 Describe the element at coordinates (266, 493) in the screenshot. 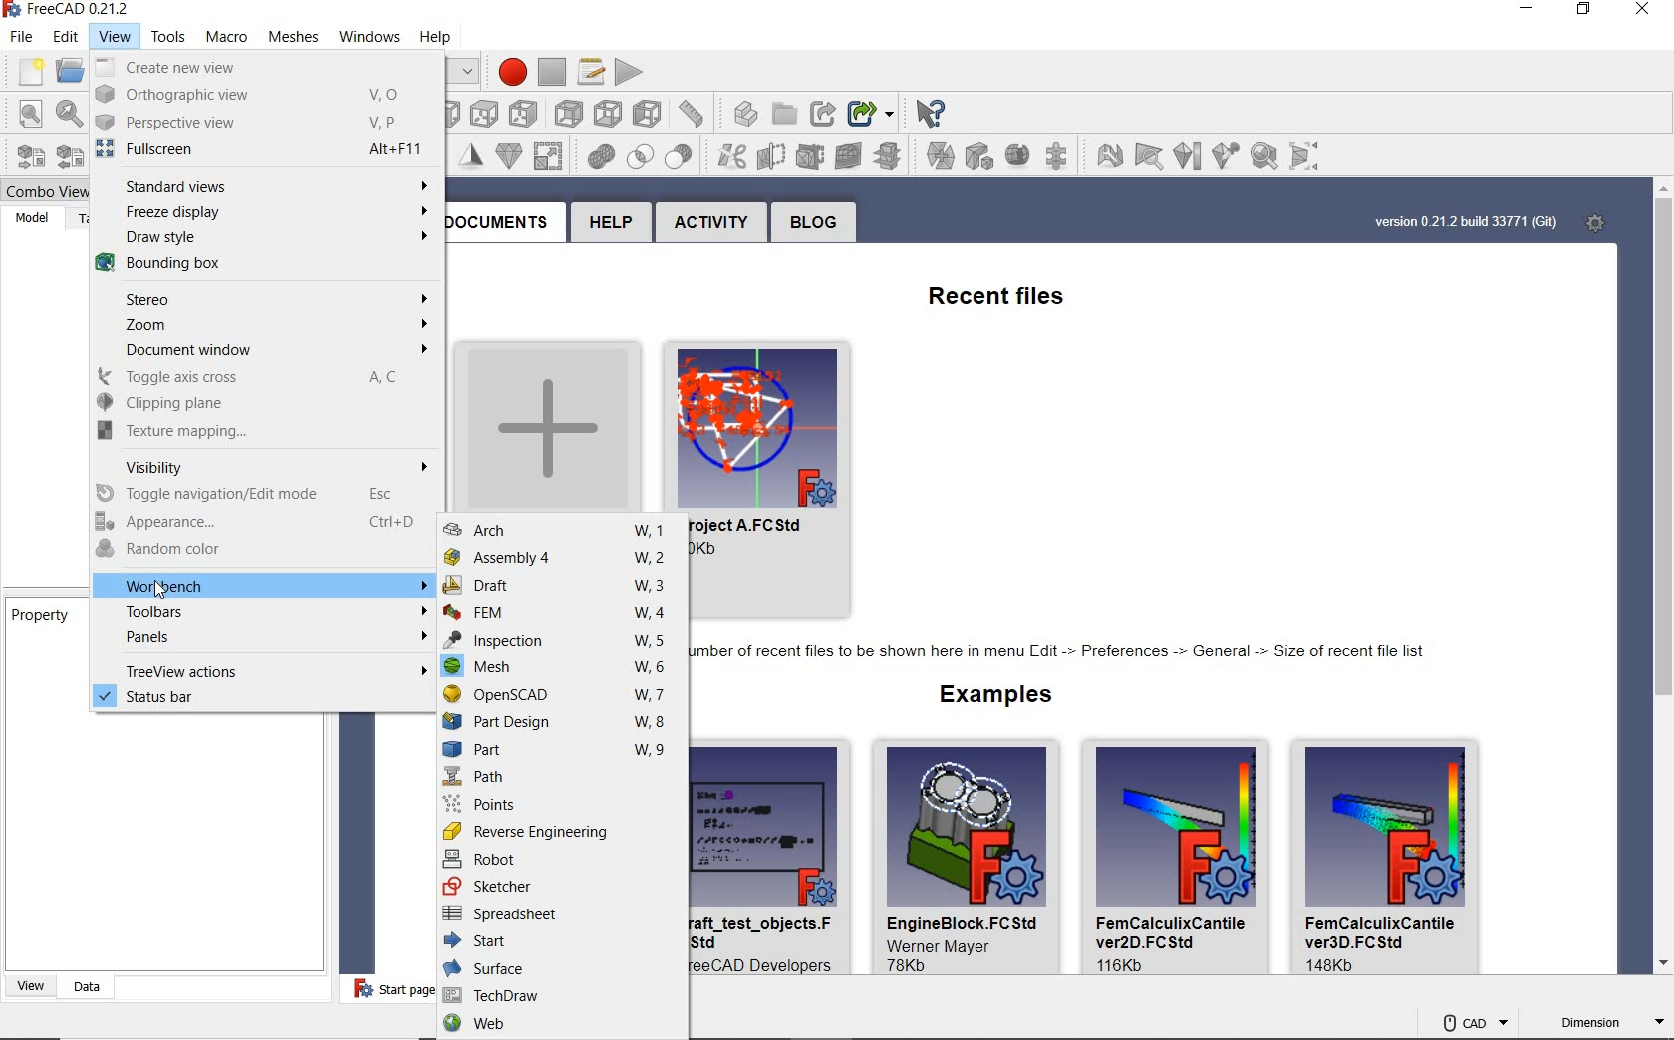

I see `toggle navigation ` at that location.